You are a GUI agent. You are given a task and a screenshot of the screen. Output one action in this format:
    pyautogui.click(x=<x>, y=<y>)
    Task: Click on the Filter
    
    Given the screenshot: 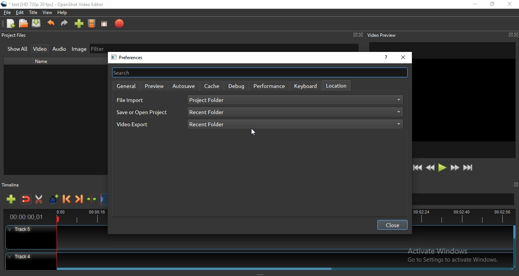 What is the action you would take?
    pyautogui.click(x=224, y=47)
    